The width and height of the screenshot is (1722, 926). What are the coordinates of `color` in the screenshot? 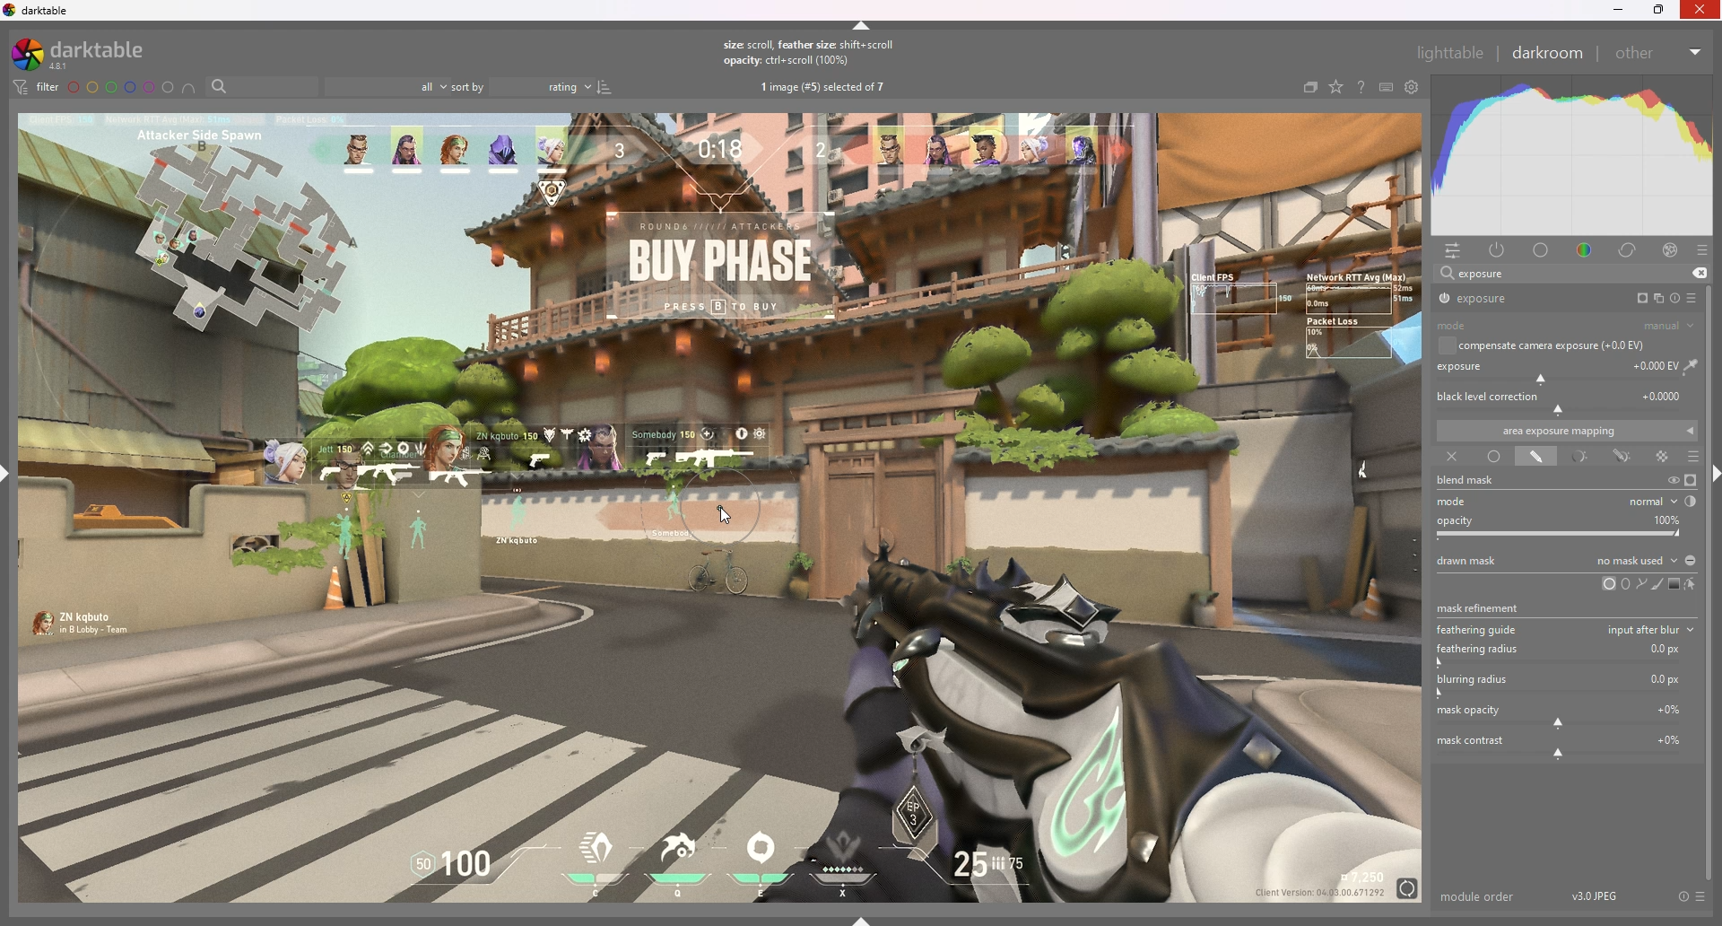 It's located at (1584, 250).